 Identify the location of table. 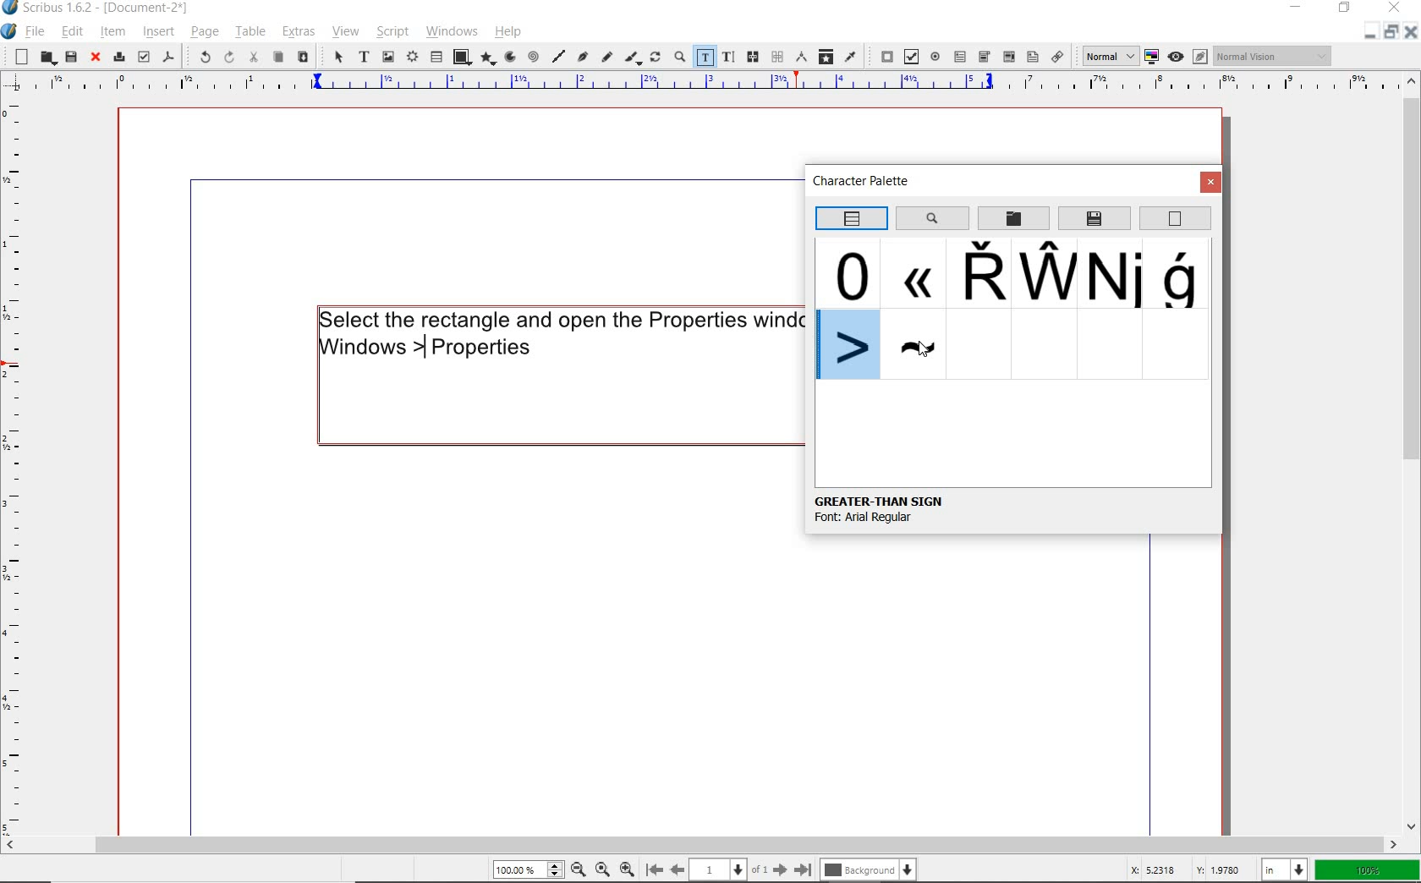
(436, 58).